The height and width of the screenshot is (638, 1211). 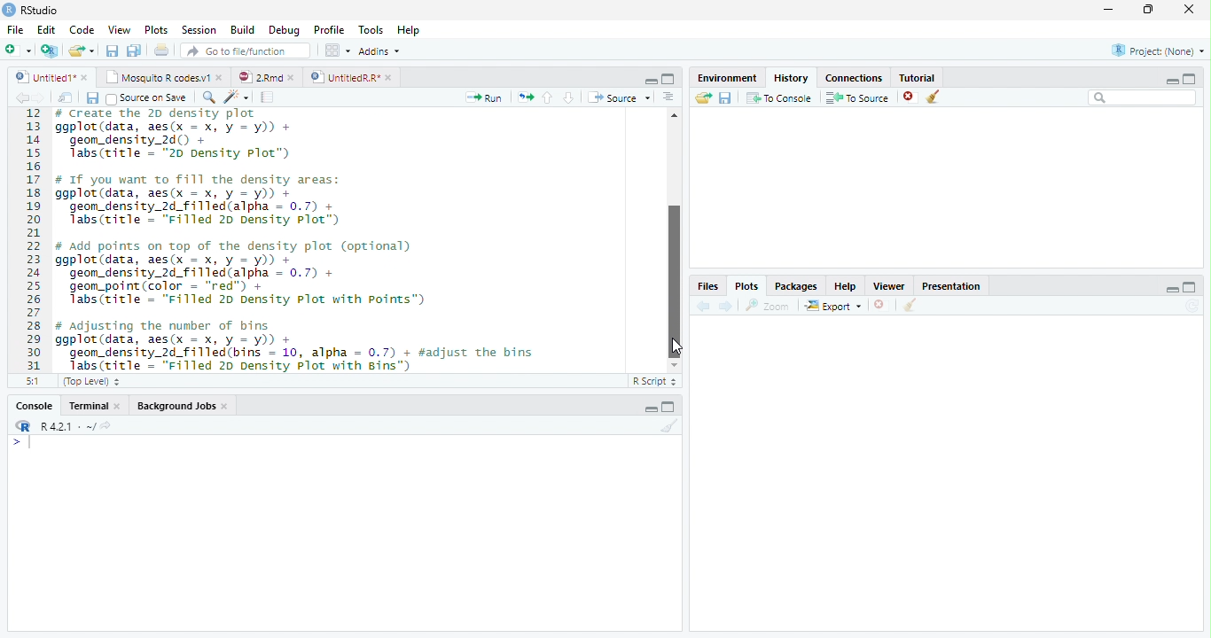 I want to click on save current document, so click(x=111, y=51).